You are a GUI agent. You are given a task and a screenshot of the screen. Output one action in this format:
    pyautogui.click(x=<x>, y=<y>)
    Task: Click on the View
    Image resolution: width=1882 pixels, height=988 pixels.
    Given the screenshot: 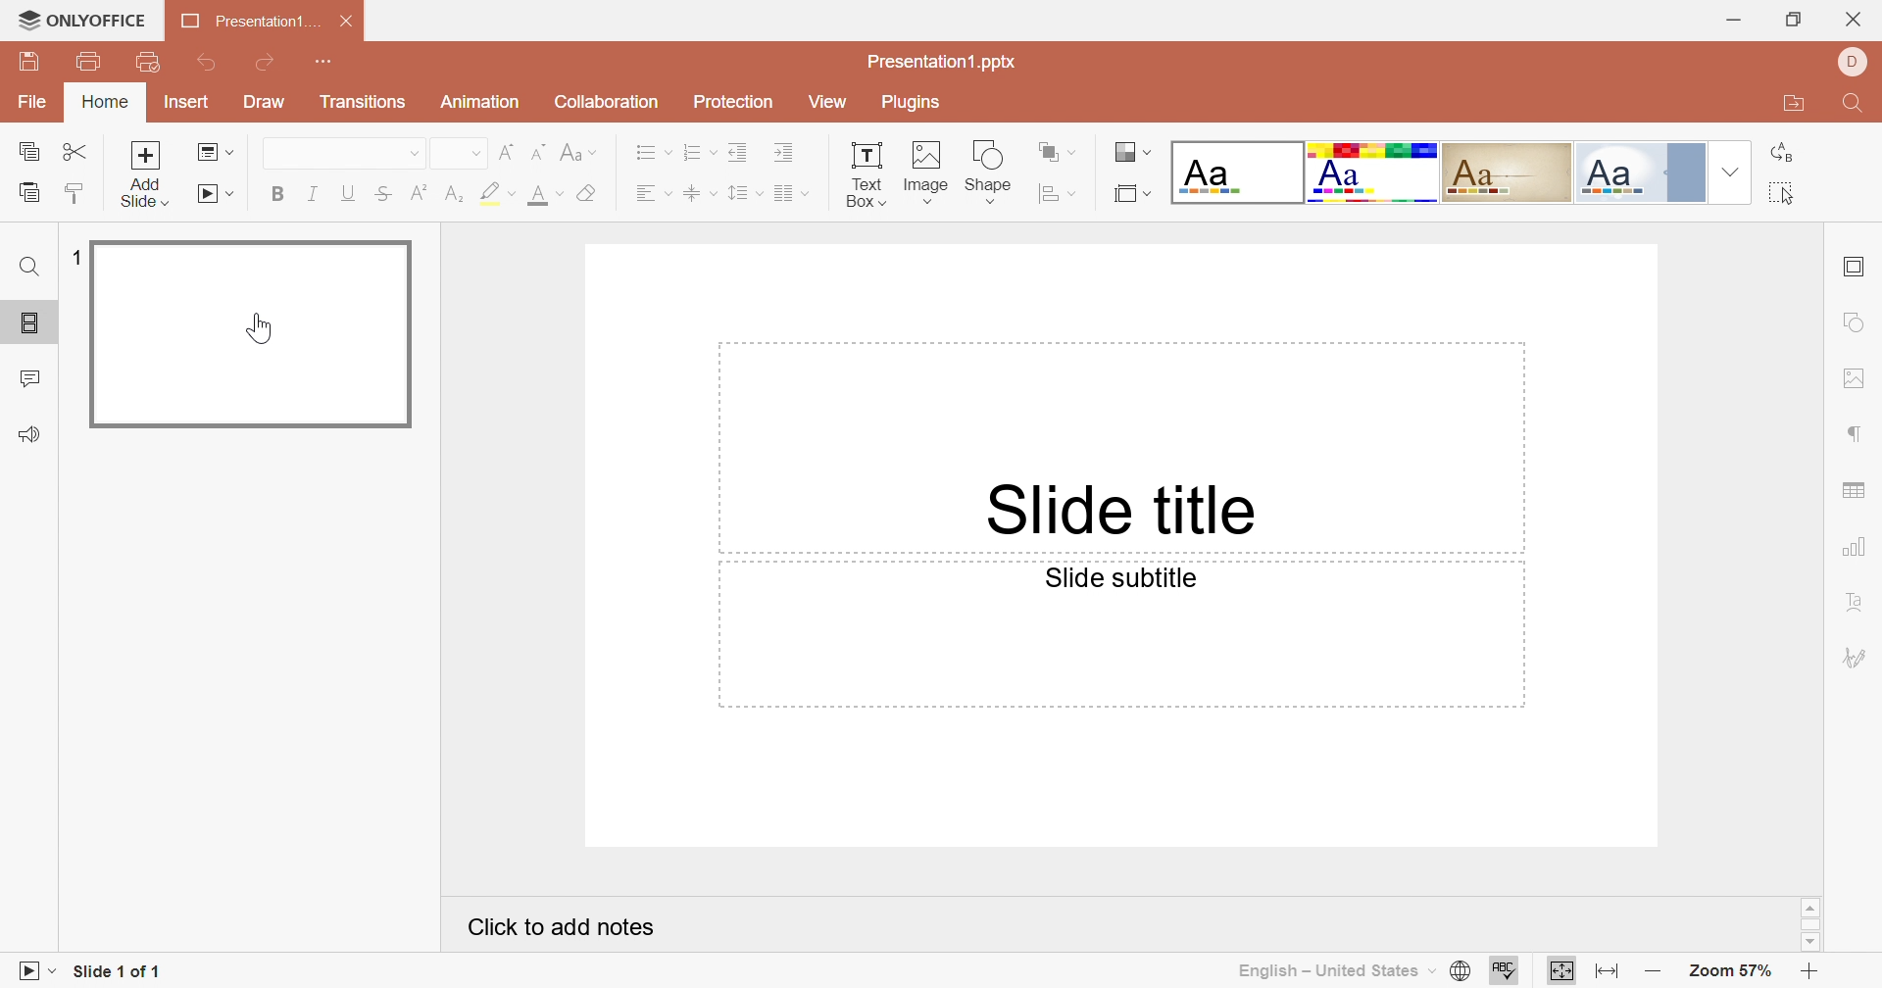 What is the action you would take?
    pyautogui.click(x=826, y=101)
    